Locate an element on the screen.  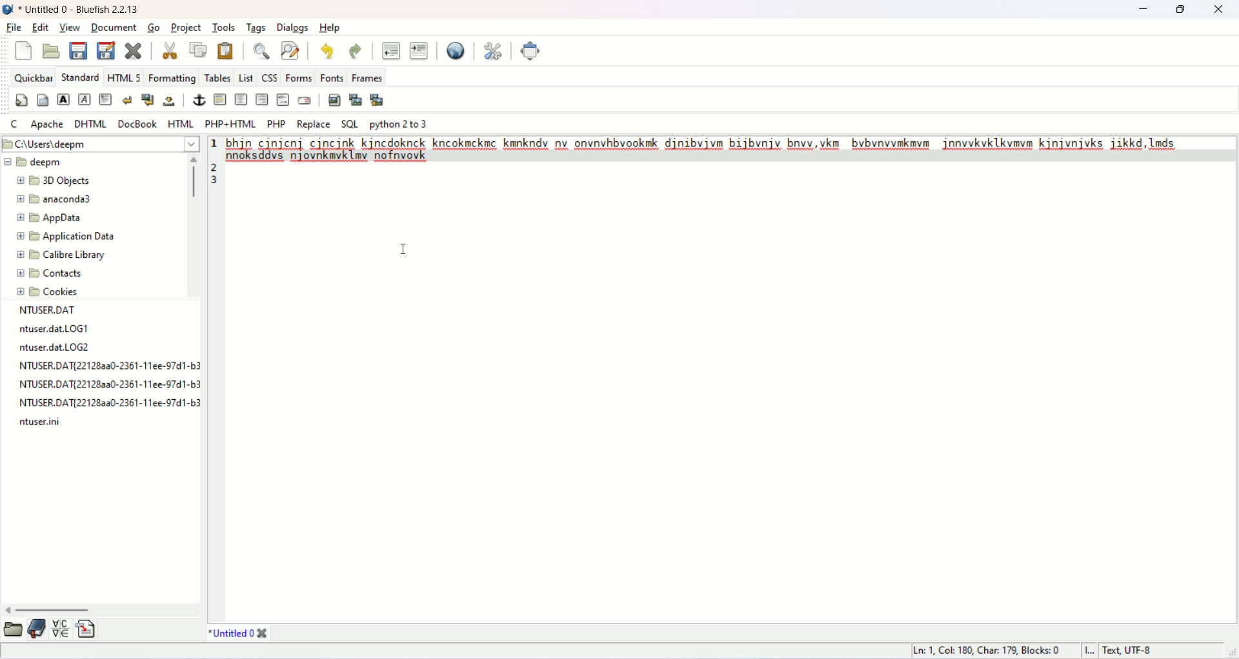
appdata is located at coordinates (51, 217).